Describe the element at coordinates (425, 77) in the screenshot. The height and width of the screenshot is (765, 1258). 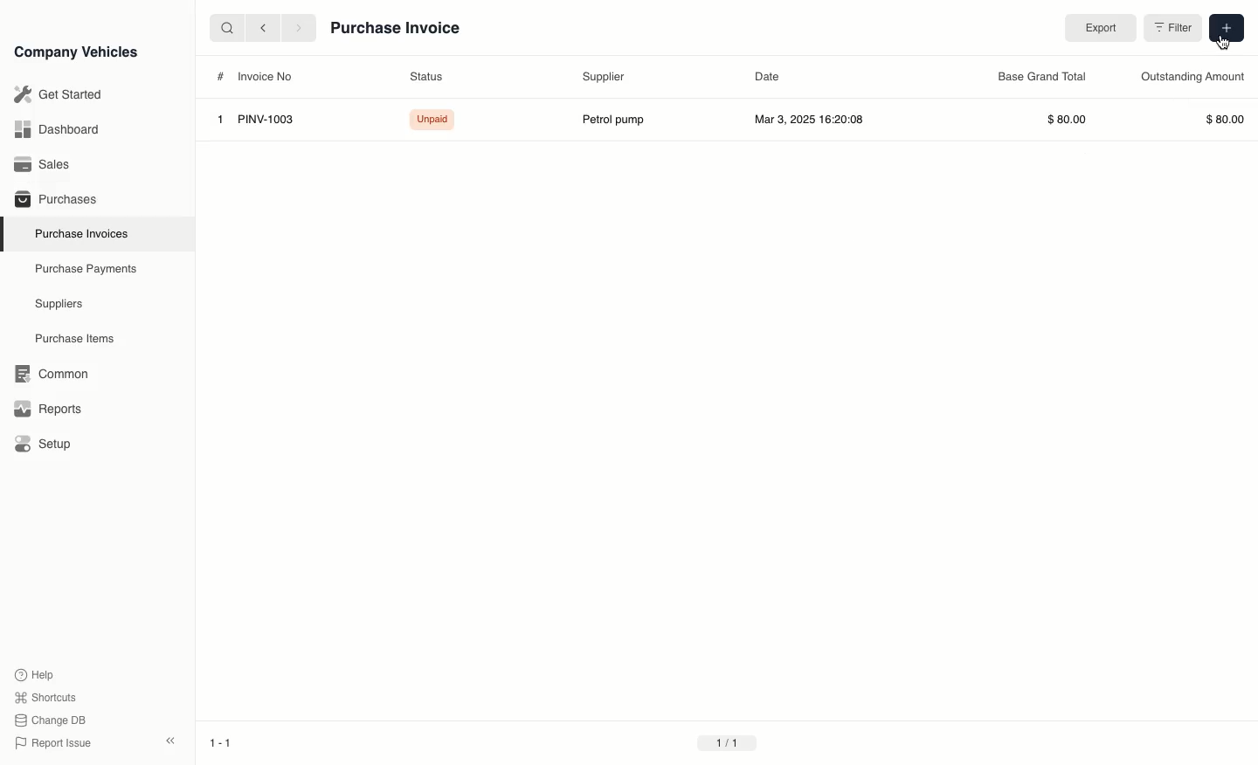
I see `Status` at that location.